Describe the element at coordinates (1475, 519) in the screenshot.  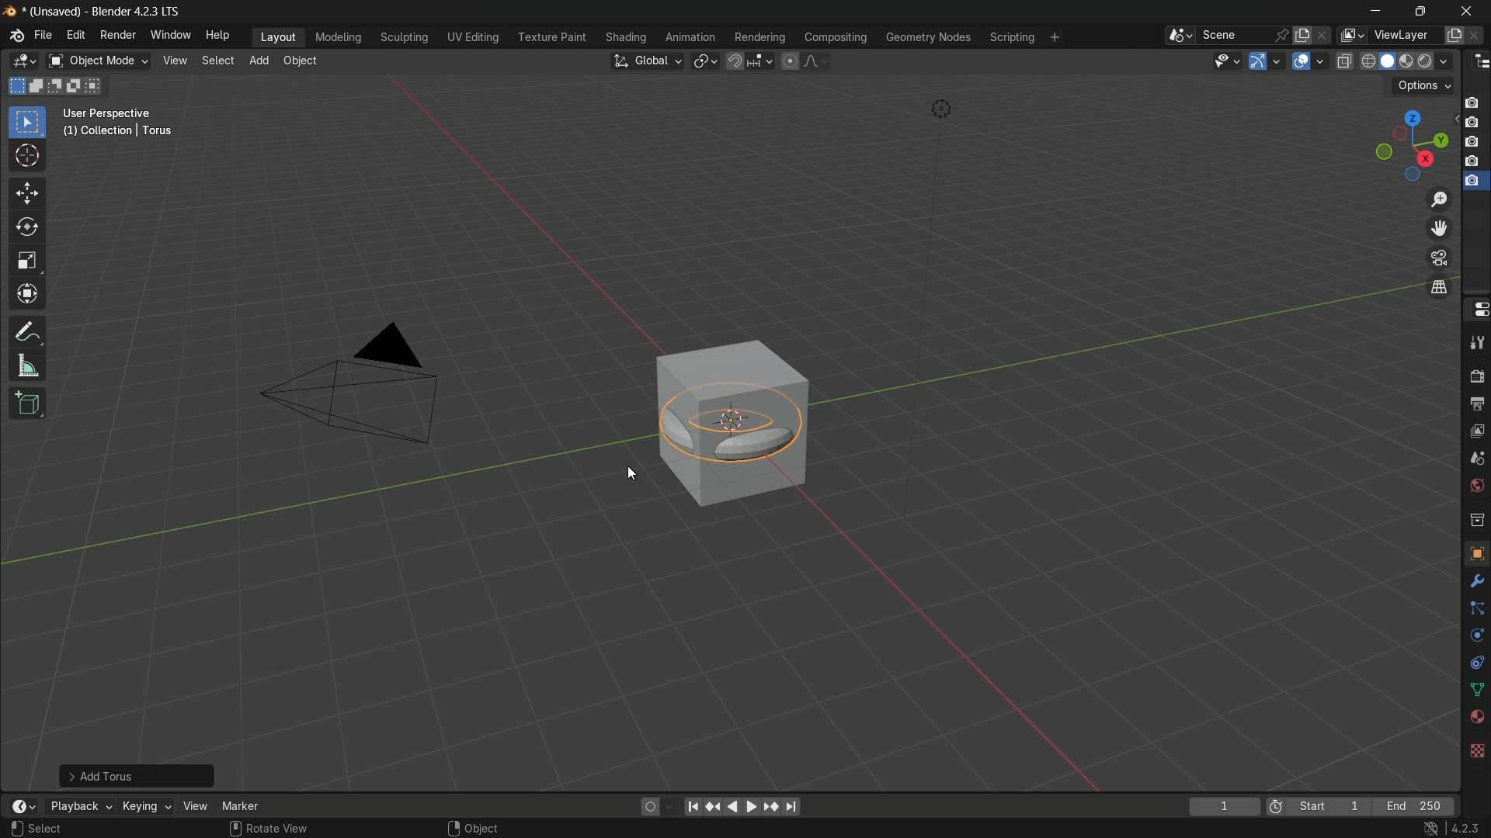
I see `collection` at that location.